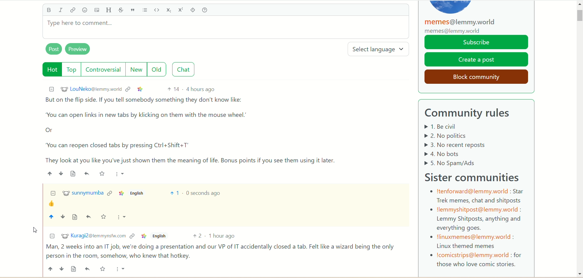 This screenshot has height=278, width=583. I want to click on list, so click(146, 10).